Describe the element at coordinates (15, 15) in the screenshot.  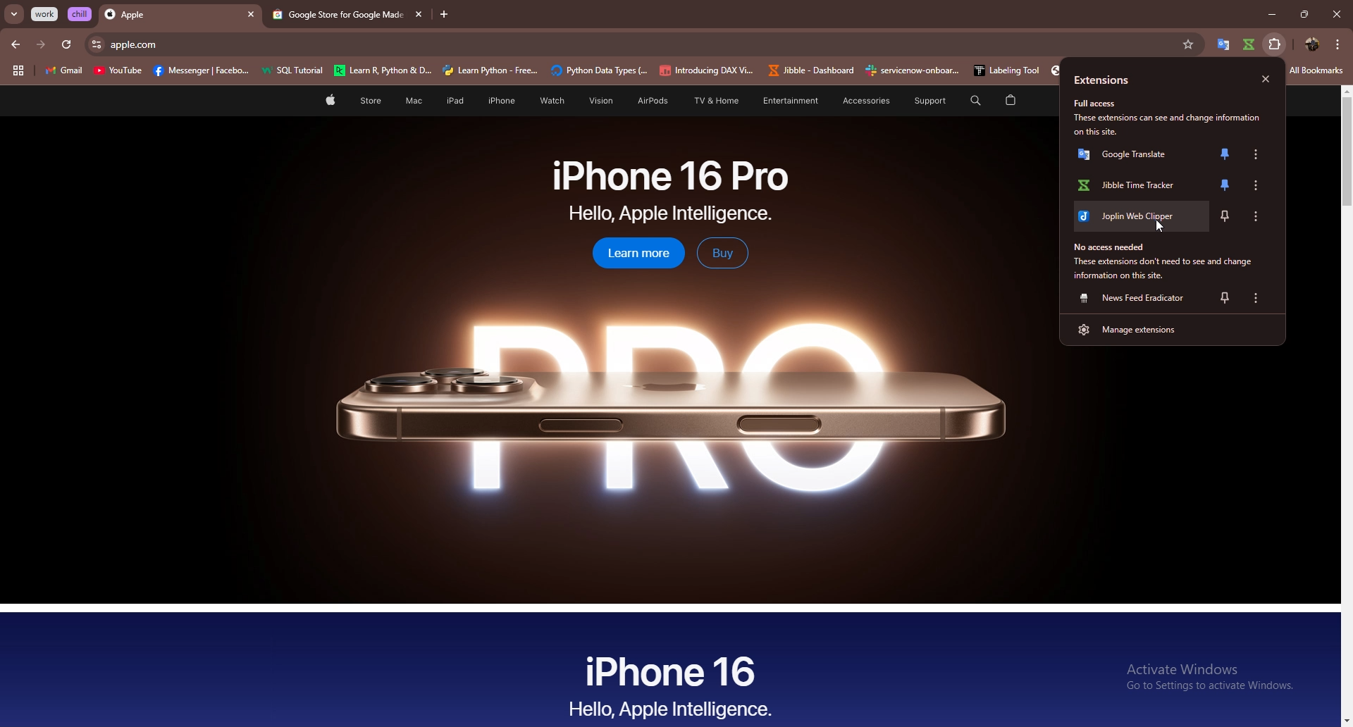
I see `search tabs` at that location.